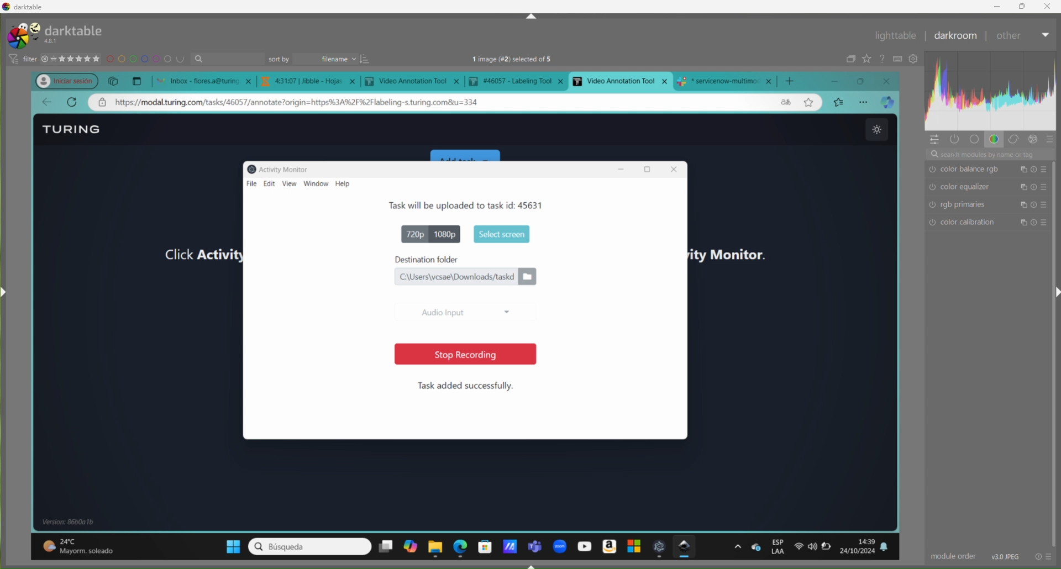 The width and height of the screenshot is (1061, 569). I want to click on Minimize, so click(998, 7).